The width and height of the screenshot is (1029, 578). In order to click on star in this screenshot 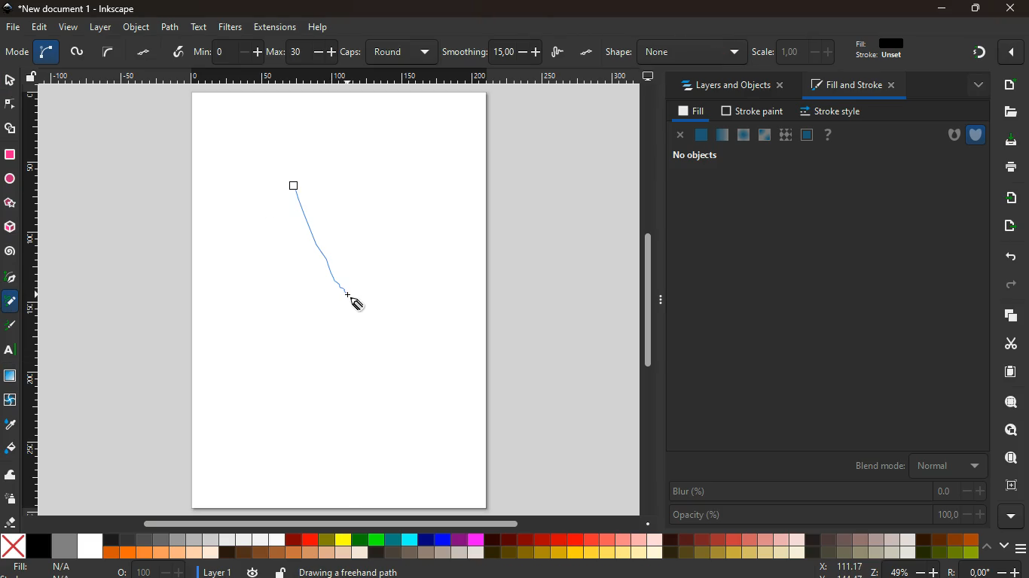, I will do `click(10, 204)`.